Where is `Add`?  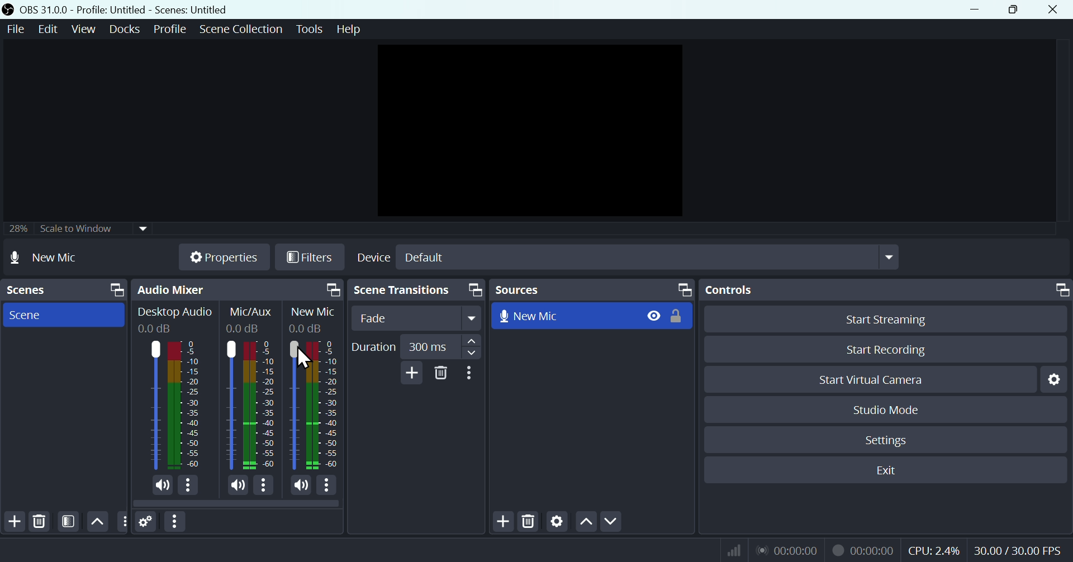
Add is located at coordinates (505, 522).